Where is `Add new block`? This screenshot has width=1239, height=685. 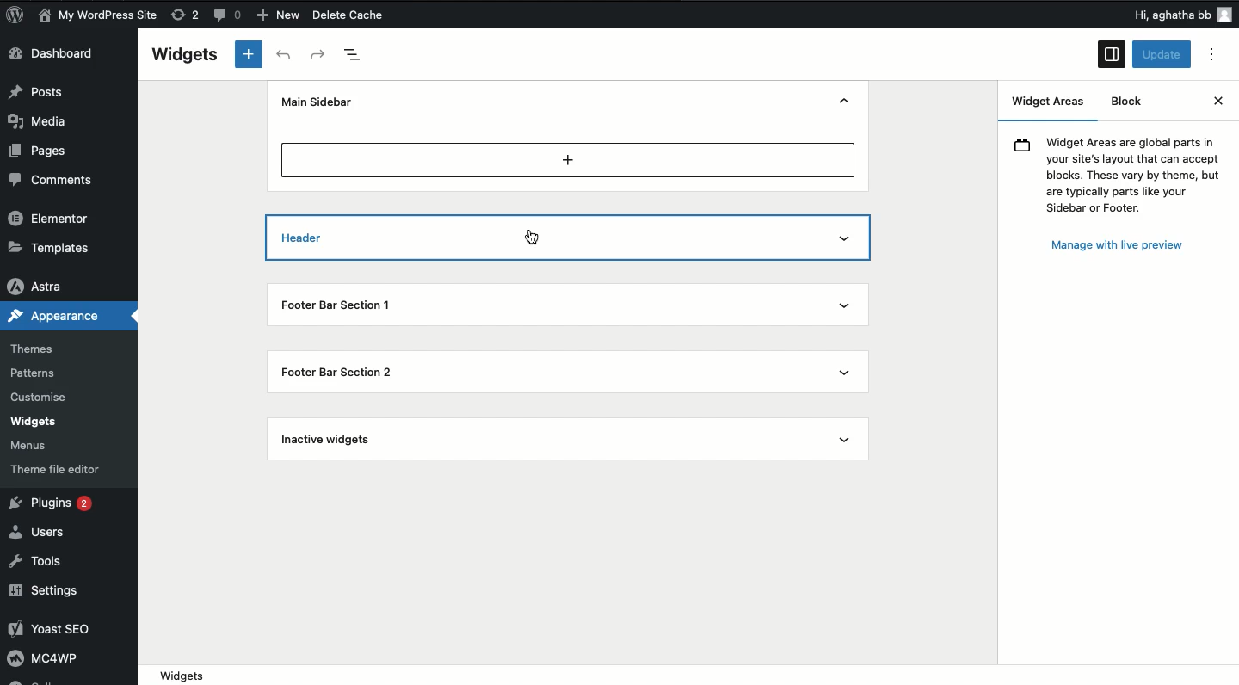 Add new block is located at coordinates (248, 55).